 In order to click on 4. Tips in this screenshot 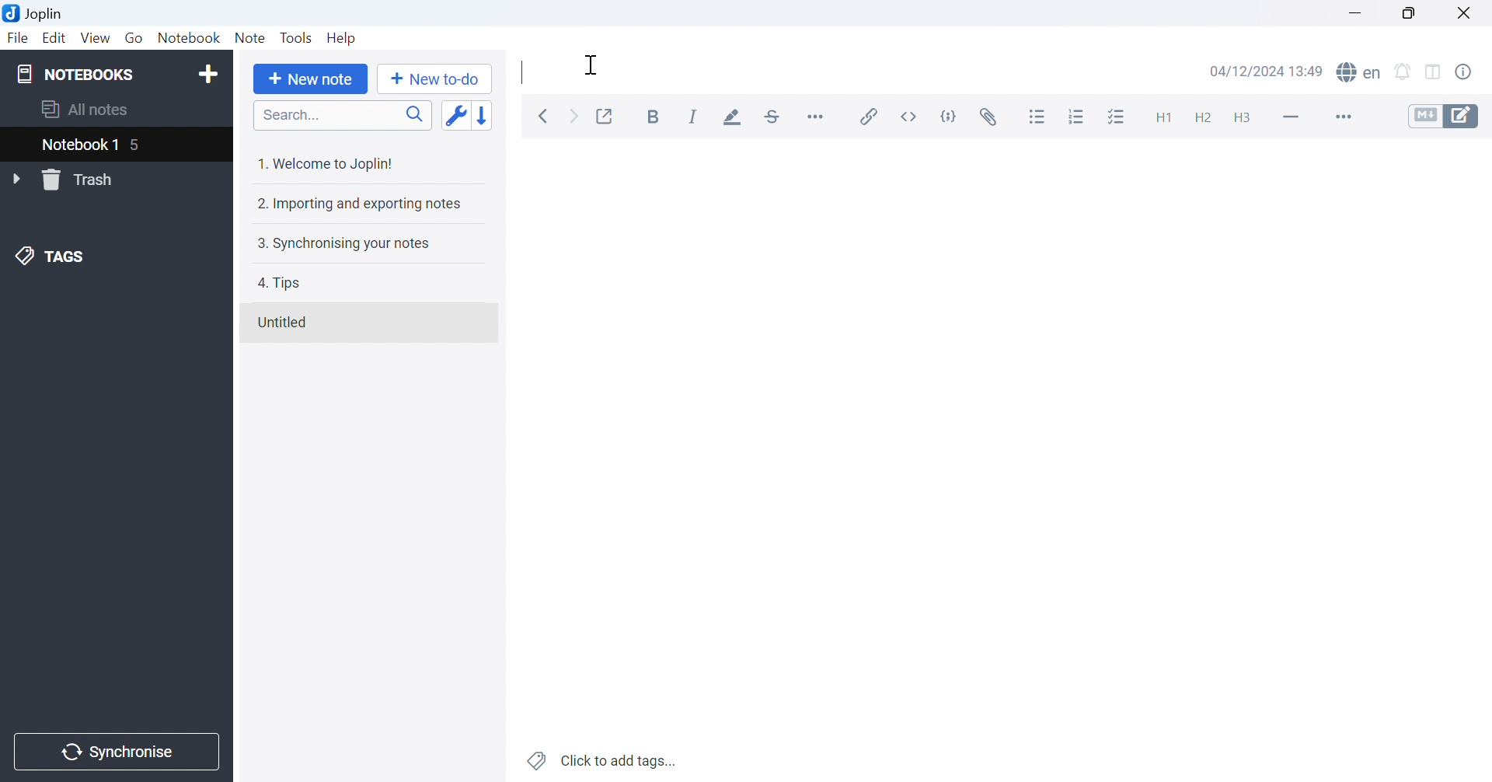, I will do `click(285, 285)`.